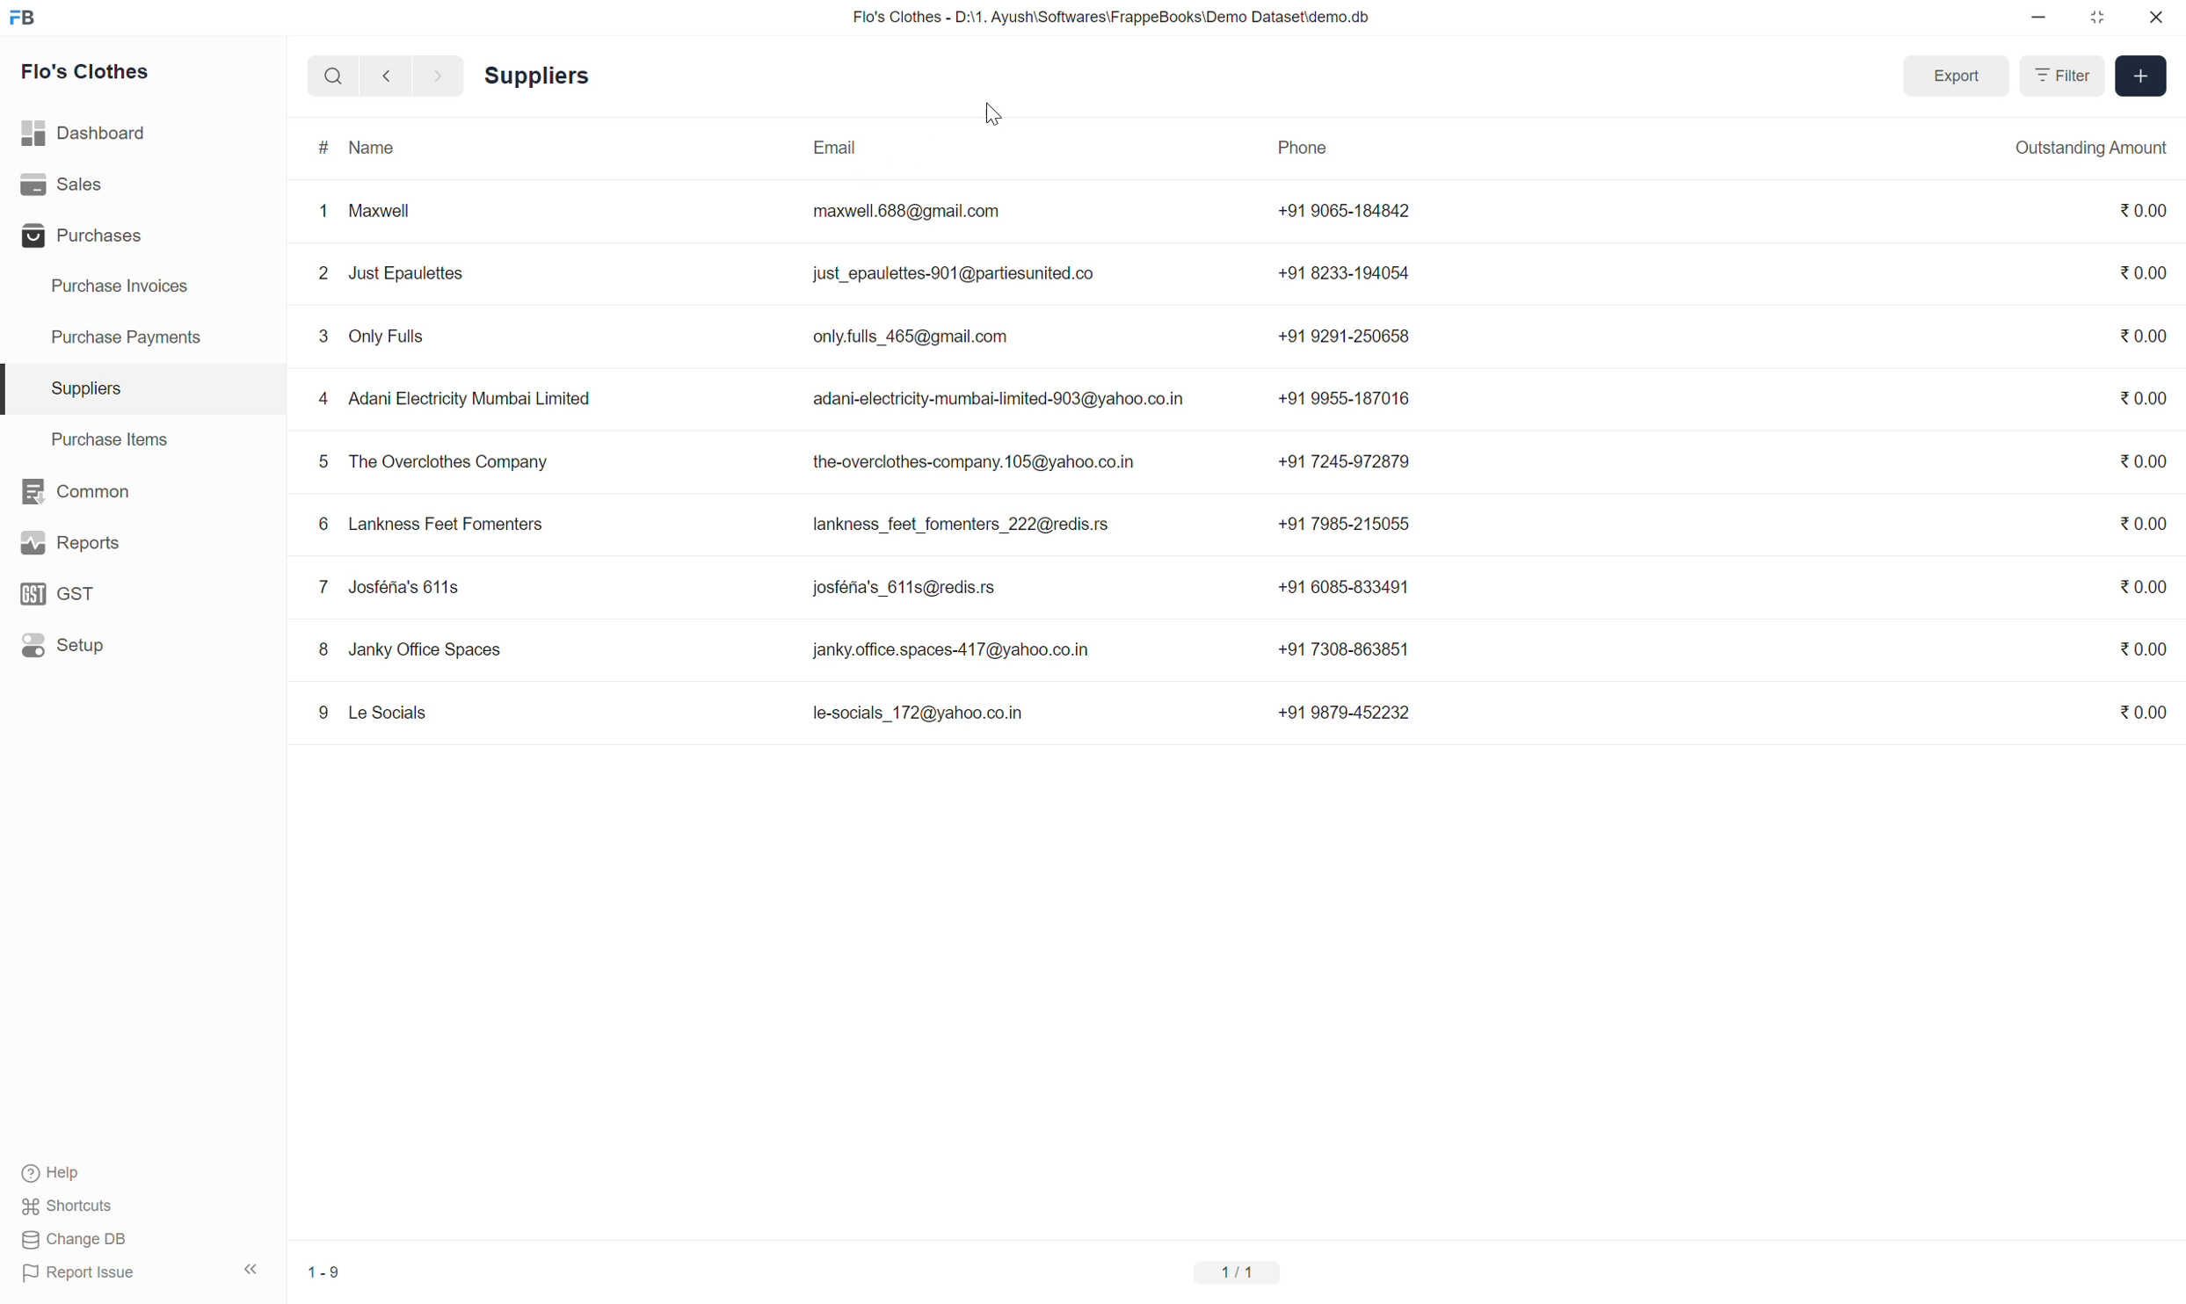 Image resolution: width=2186 pixels, height=1304 pixels. I want to click on Purchase invoices, so click(117, 284).